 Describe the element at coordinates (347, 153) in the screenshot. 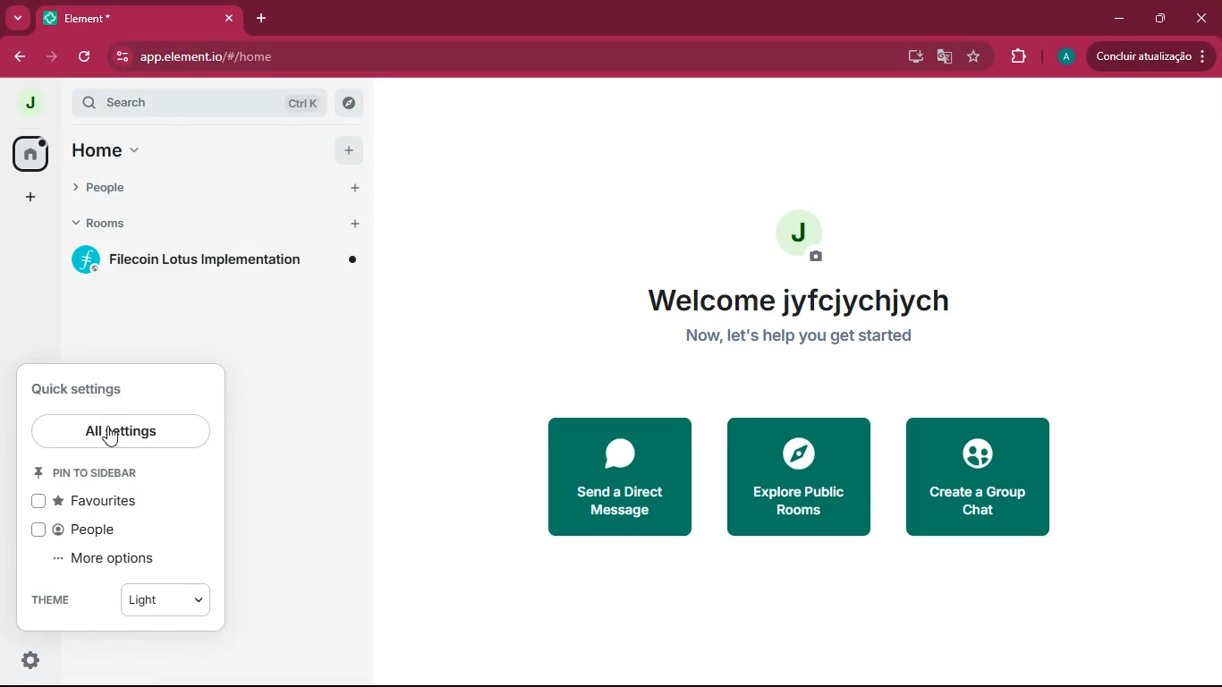

I see `Add` at that location.